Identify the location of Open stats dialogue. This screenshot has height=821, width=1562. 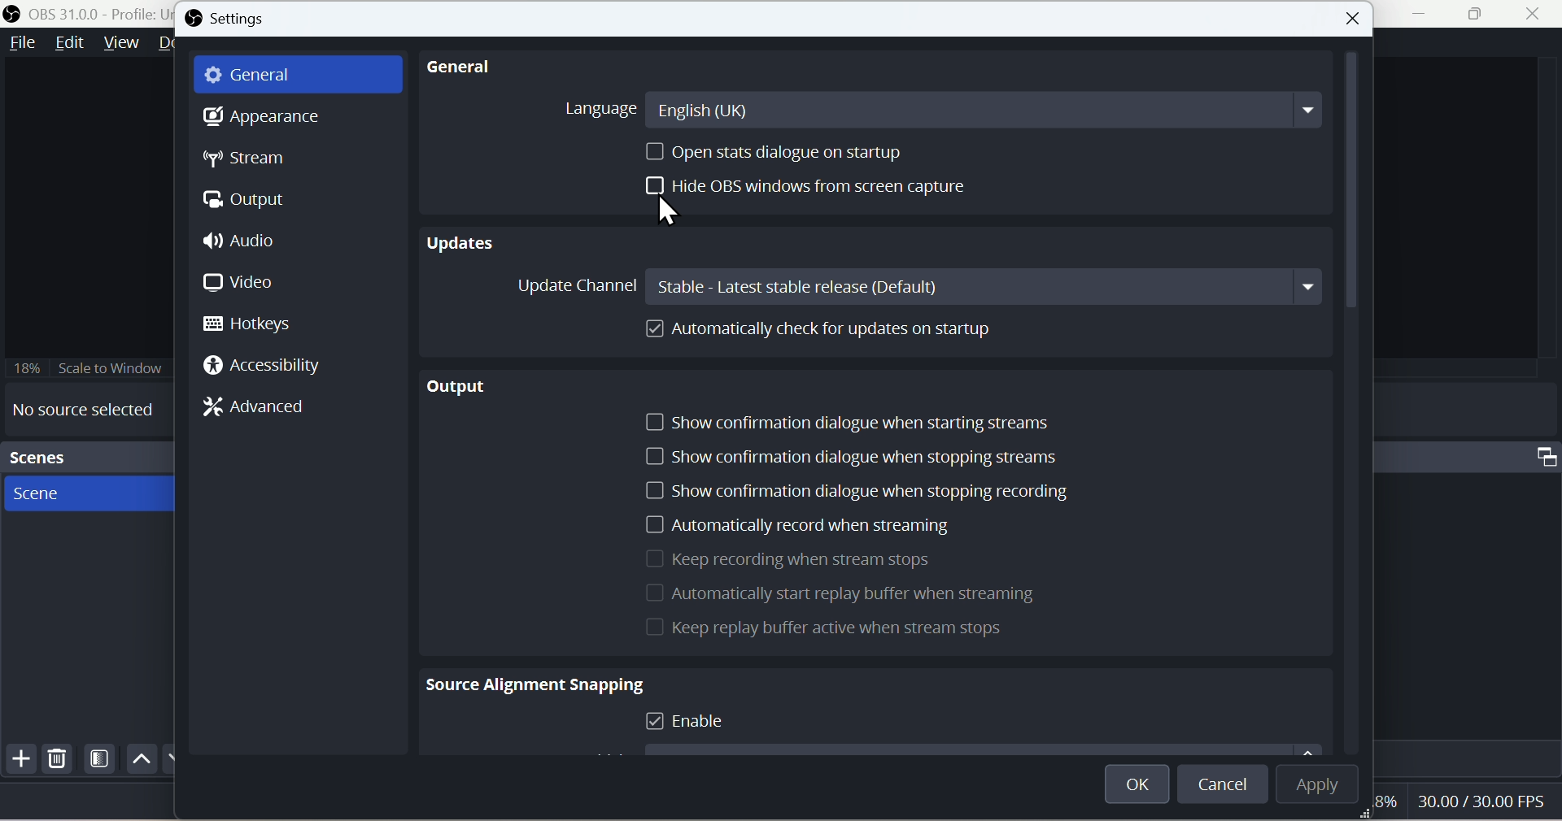
(774, 154).